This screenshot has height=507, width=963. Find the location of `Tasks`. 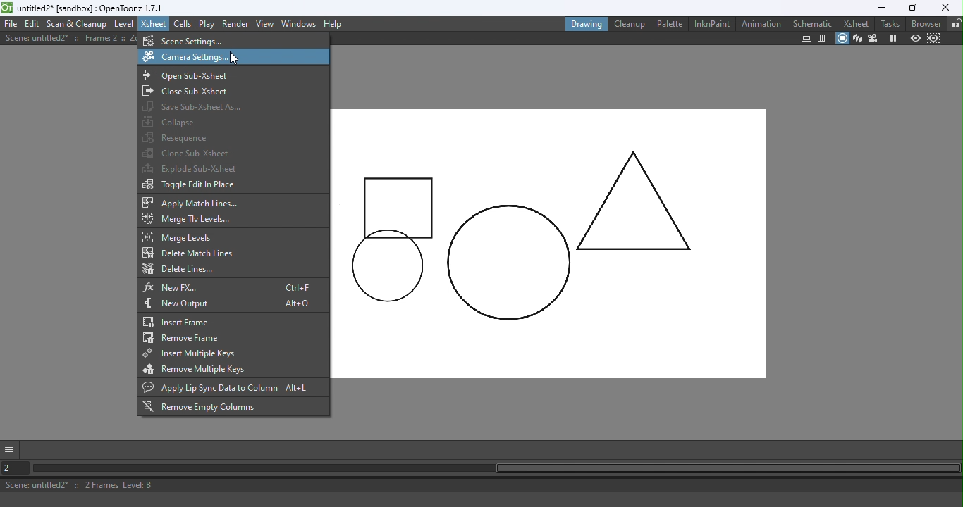

Tasks is located at coordinates (889, 24).